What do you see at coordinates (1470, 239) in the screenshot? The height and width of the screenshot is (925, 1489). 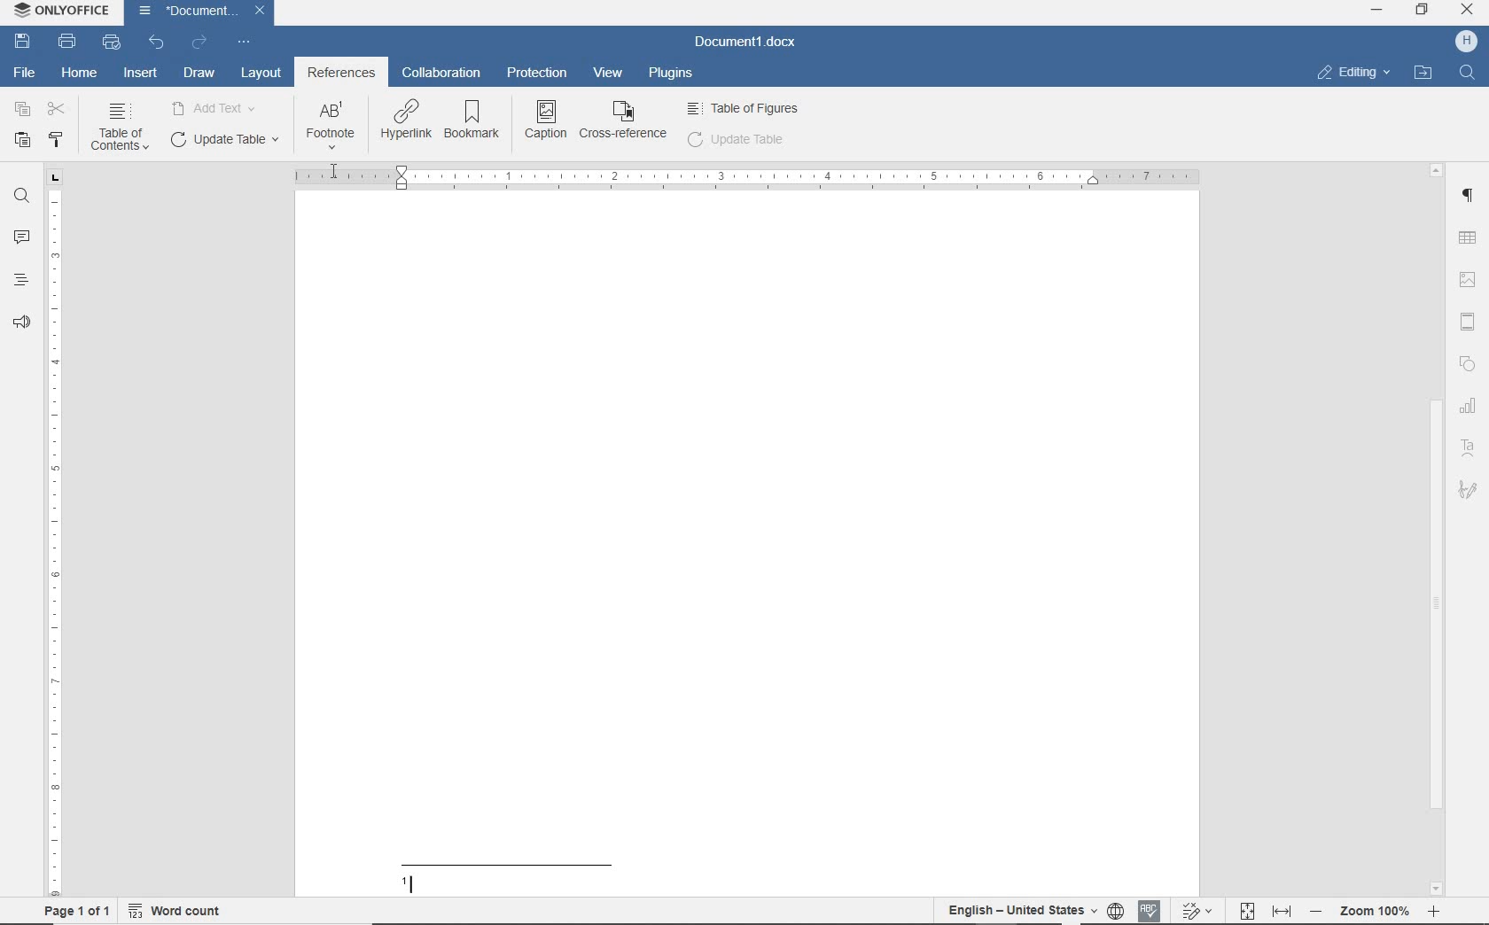 I see `TABLE` at bounding box center [1470, 239].